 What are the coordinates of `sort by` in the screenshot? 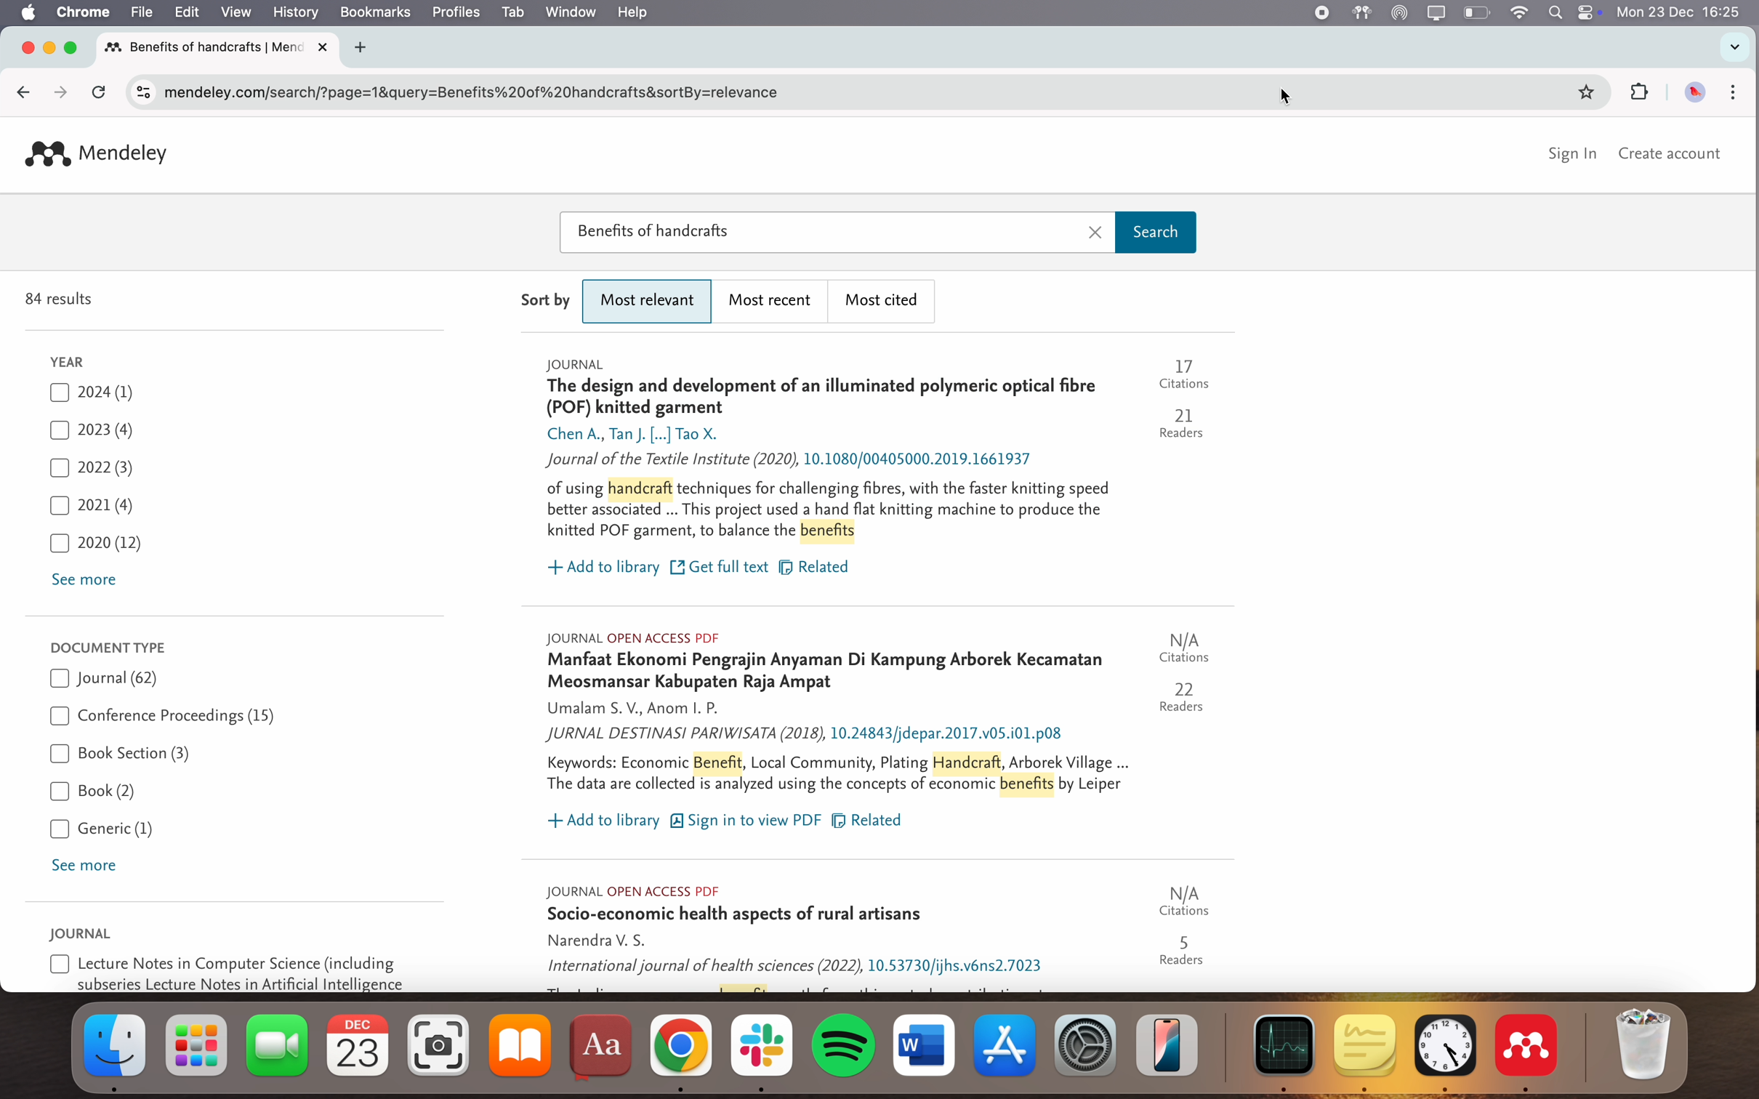 It's located at (547, 300).